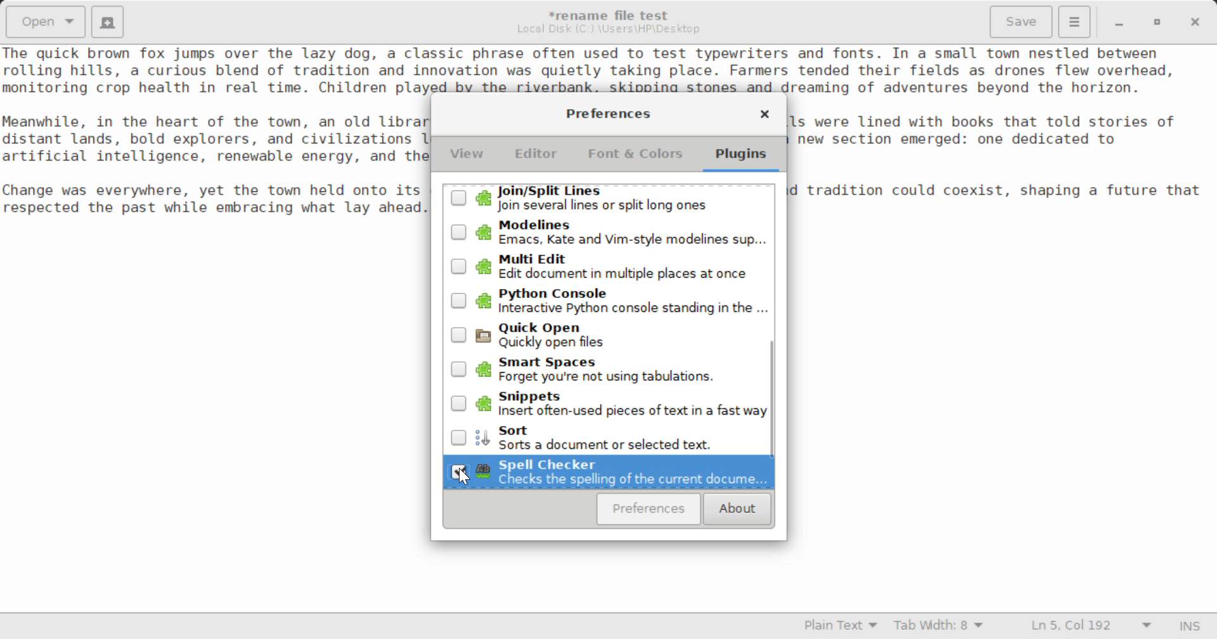 This screenshot has width=1217, height=639. What do you see at coordinates (607, 199) in the screenshot?
I see `Unselected Join/Split Lines Plugin` at bounding box center [607, 199].